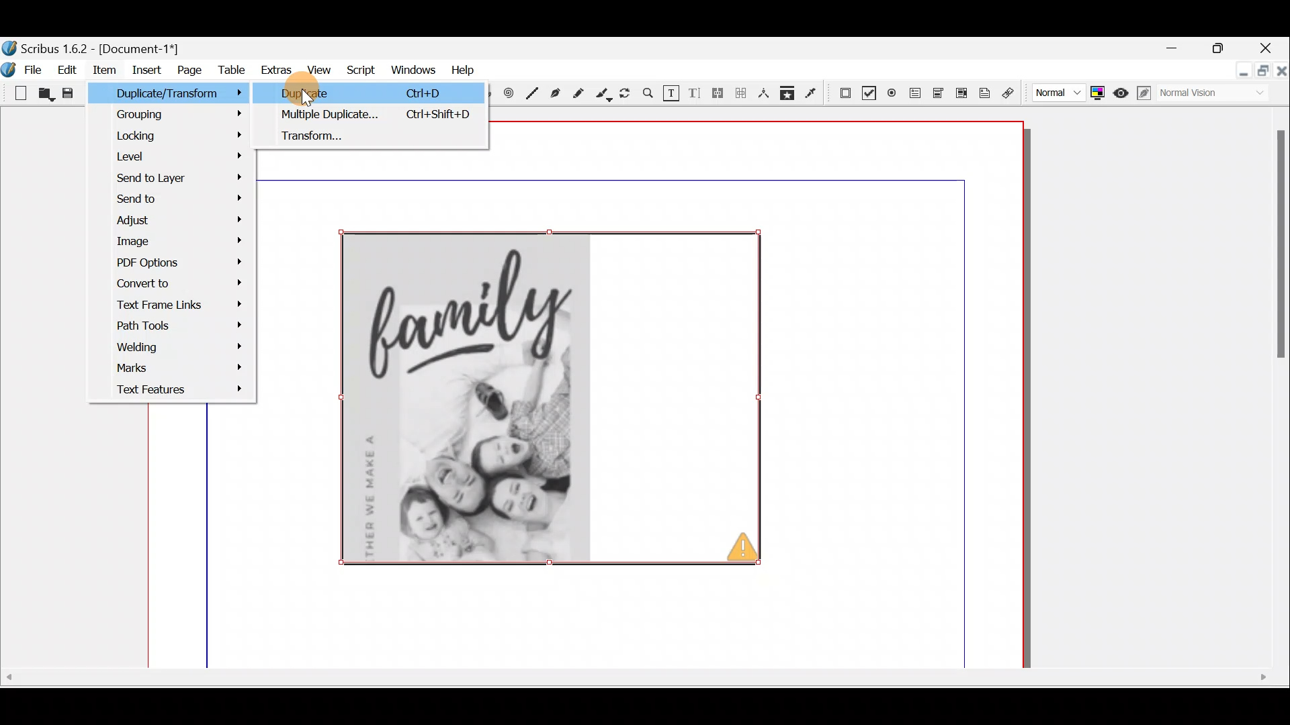 Image resolution: width=1290 pixels, height=725 pixels. What do you see at coordinates (275, 70) in the screenshot?
I see `Extras` at bounding box center [275, 70].